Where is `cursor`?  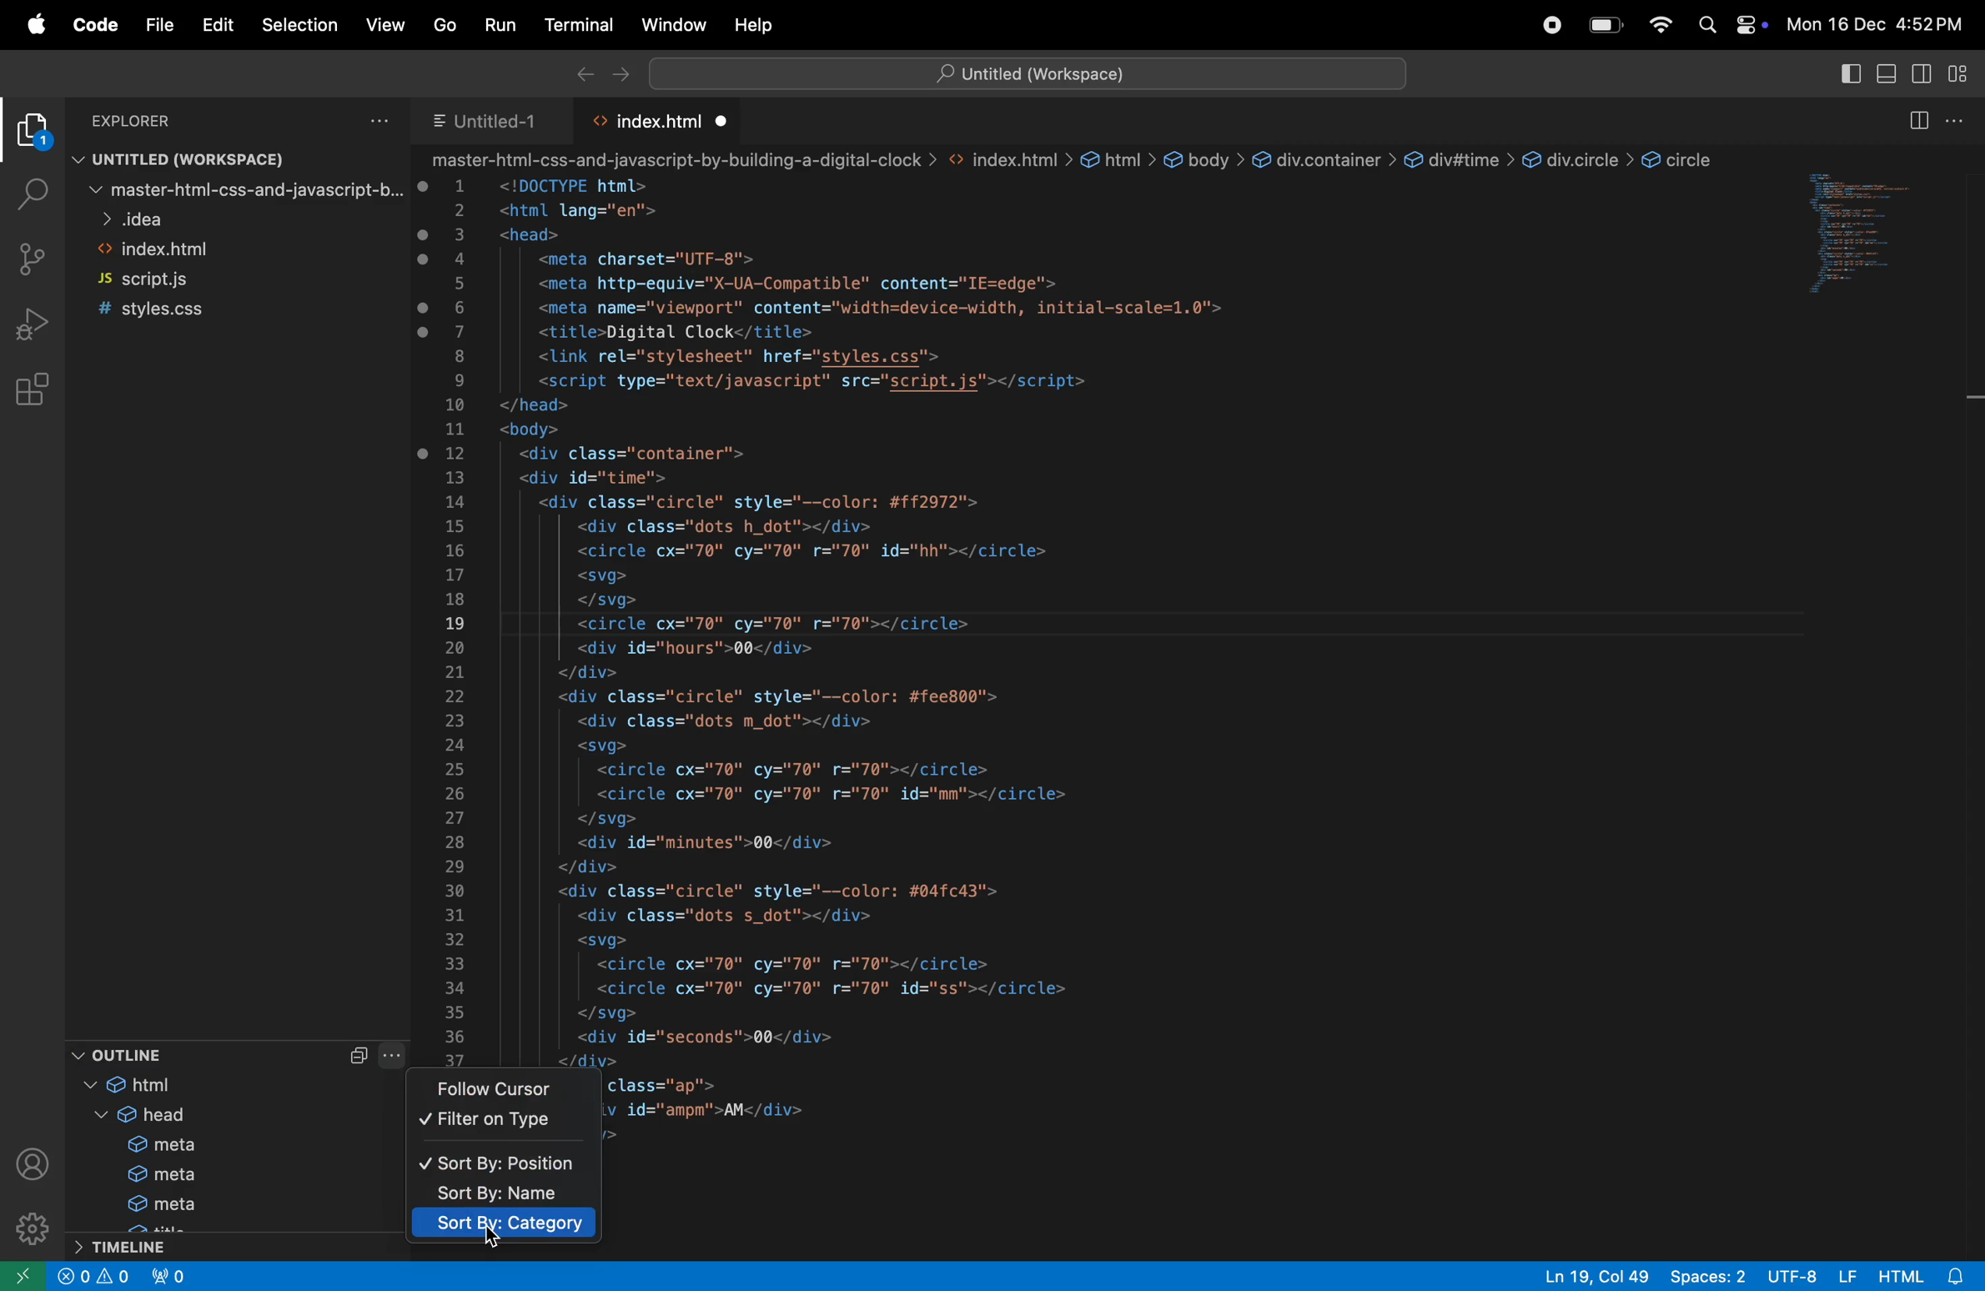
cursor is located at coordinates (497, 1242).